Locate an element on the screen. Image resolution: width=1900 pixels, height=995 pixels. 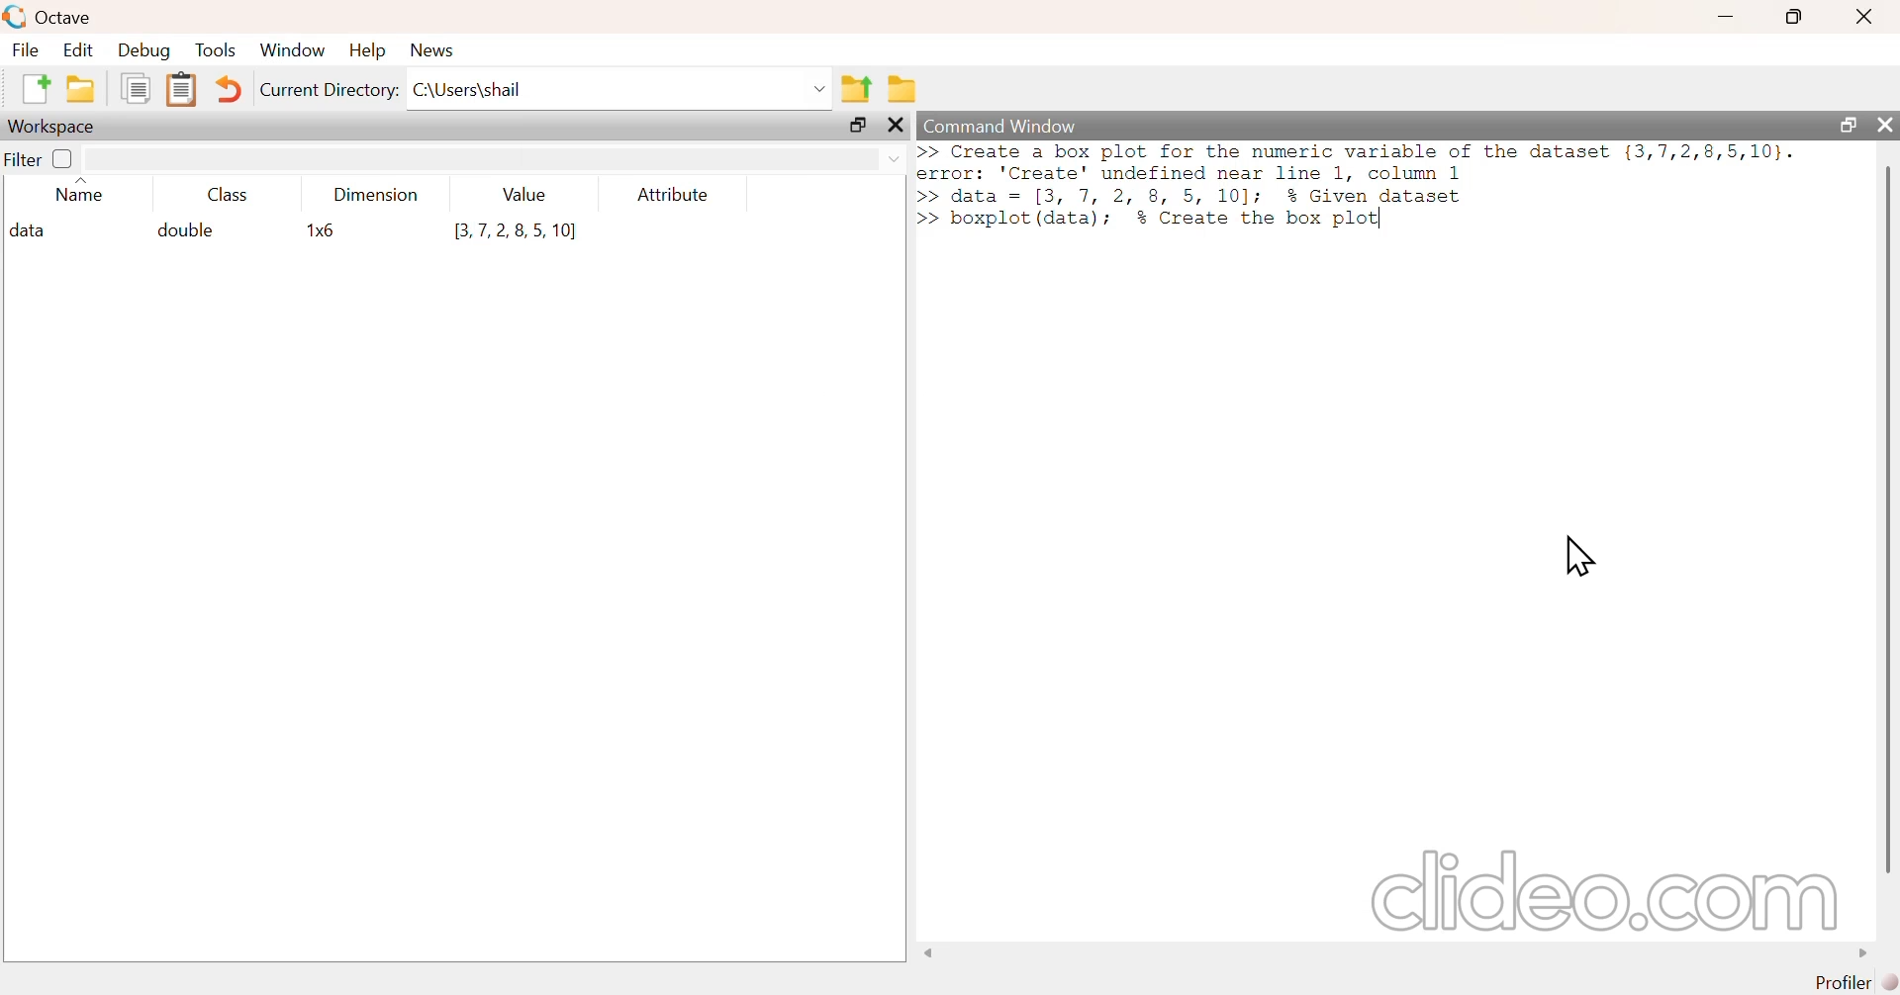
cursor is located at coordinates (1581, 555).